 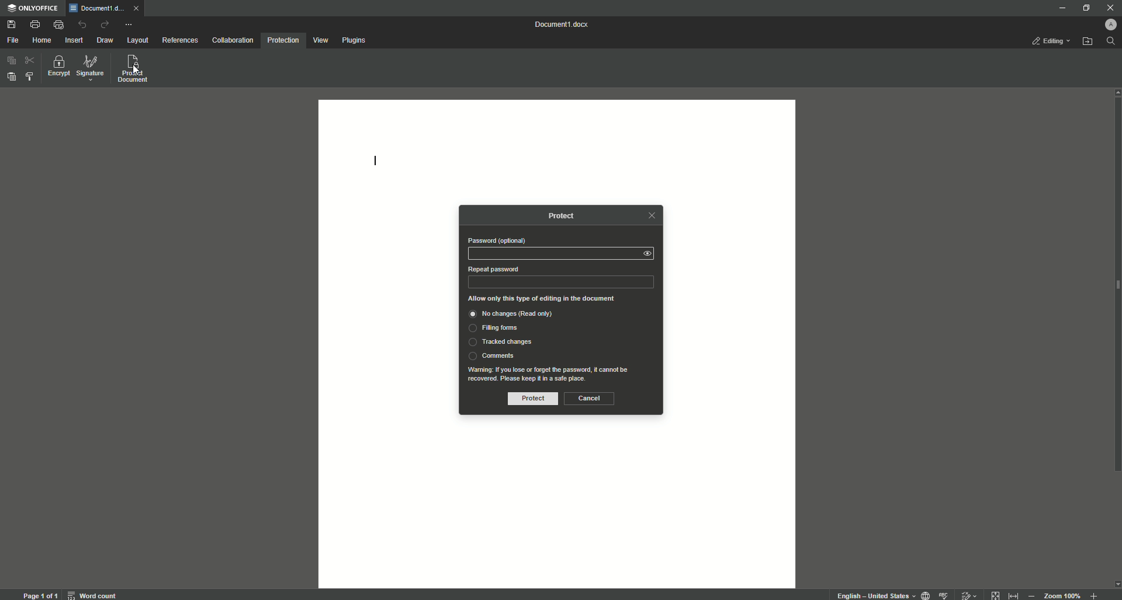 I want to click on Allow only this type of editing in the document, so click(x=550, y=298).